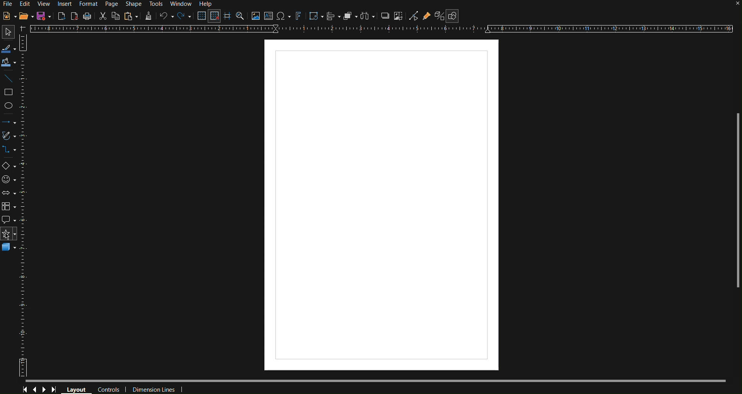 The height and width of the screenshot is (394, 742). Describe the element at coordinates (299, 17) in the screenshot. I see `Fontwork` at that location.